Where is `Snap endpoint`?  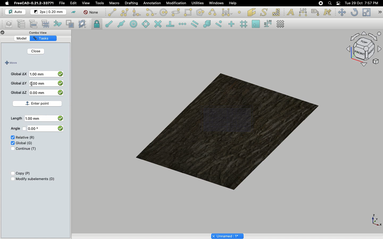
Snap endpoint is located at coordinates (109, 25).